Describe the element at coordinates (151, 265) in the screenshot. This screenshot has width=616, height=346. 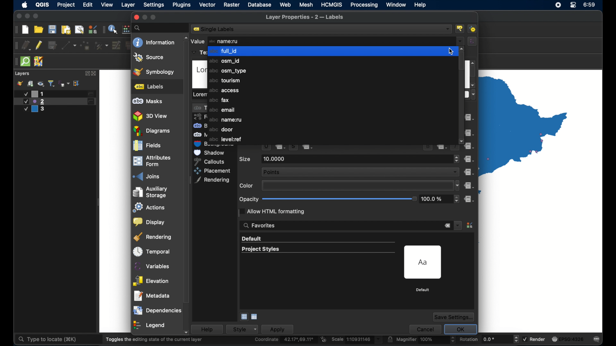
I see `variables` at that location.